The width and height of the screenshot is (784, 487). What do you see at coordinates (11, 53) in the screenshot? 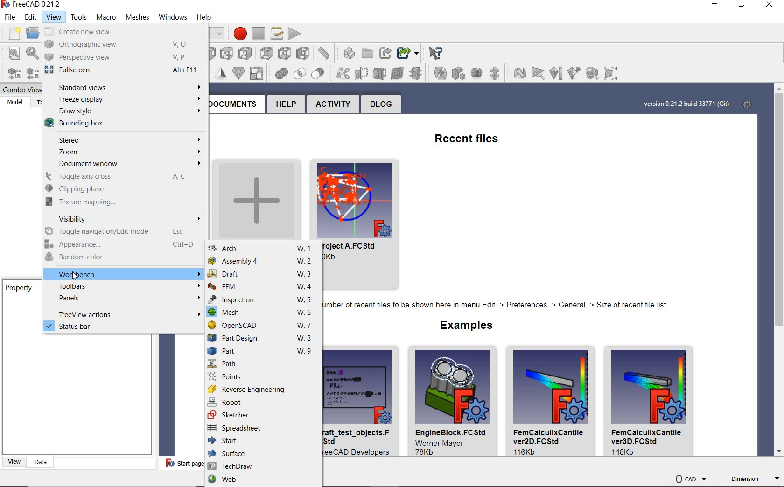
I see `fit all` at bounding box center [11, 53].